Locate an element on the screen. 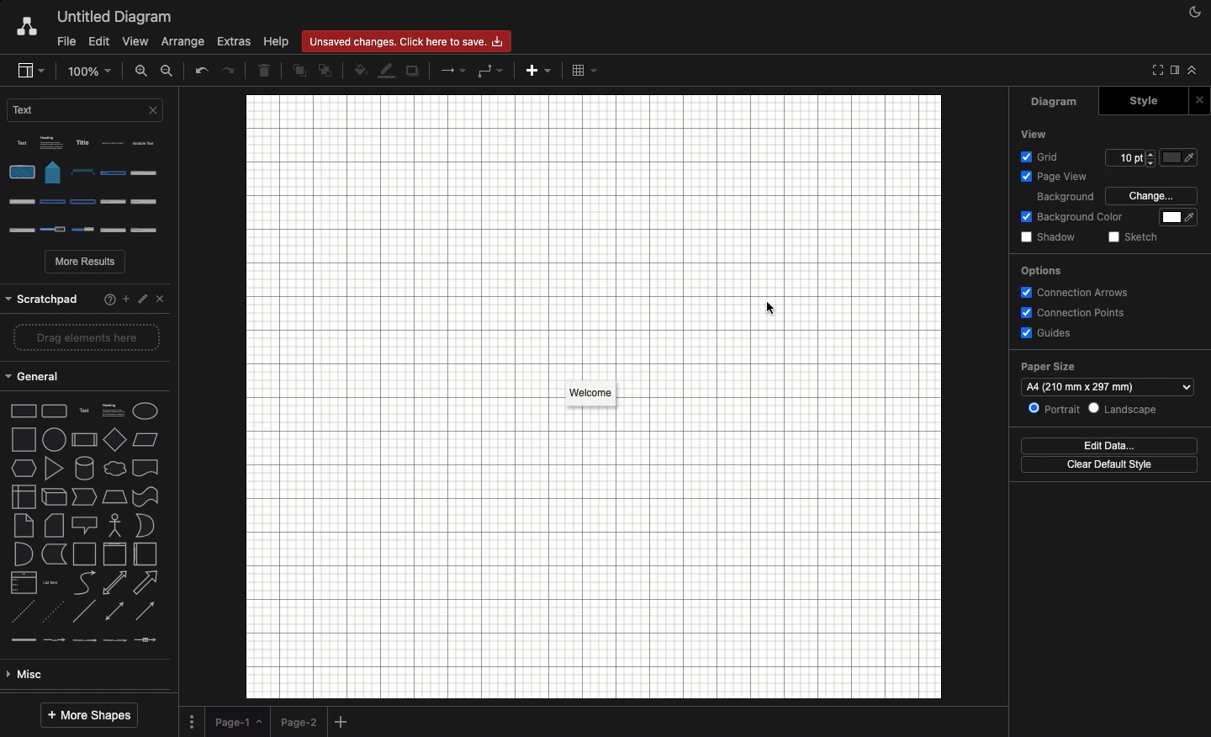 The height and width of the screenshot is (737, 1211). options is located at coordinates (1076, 266).